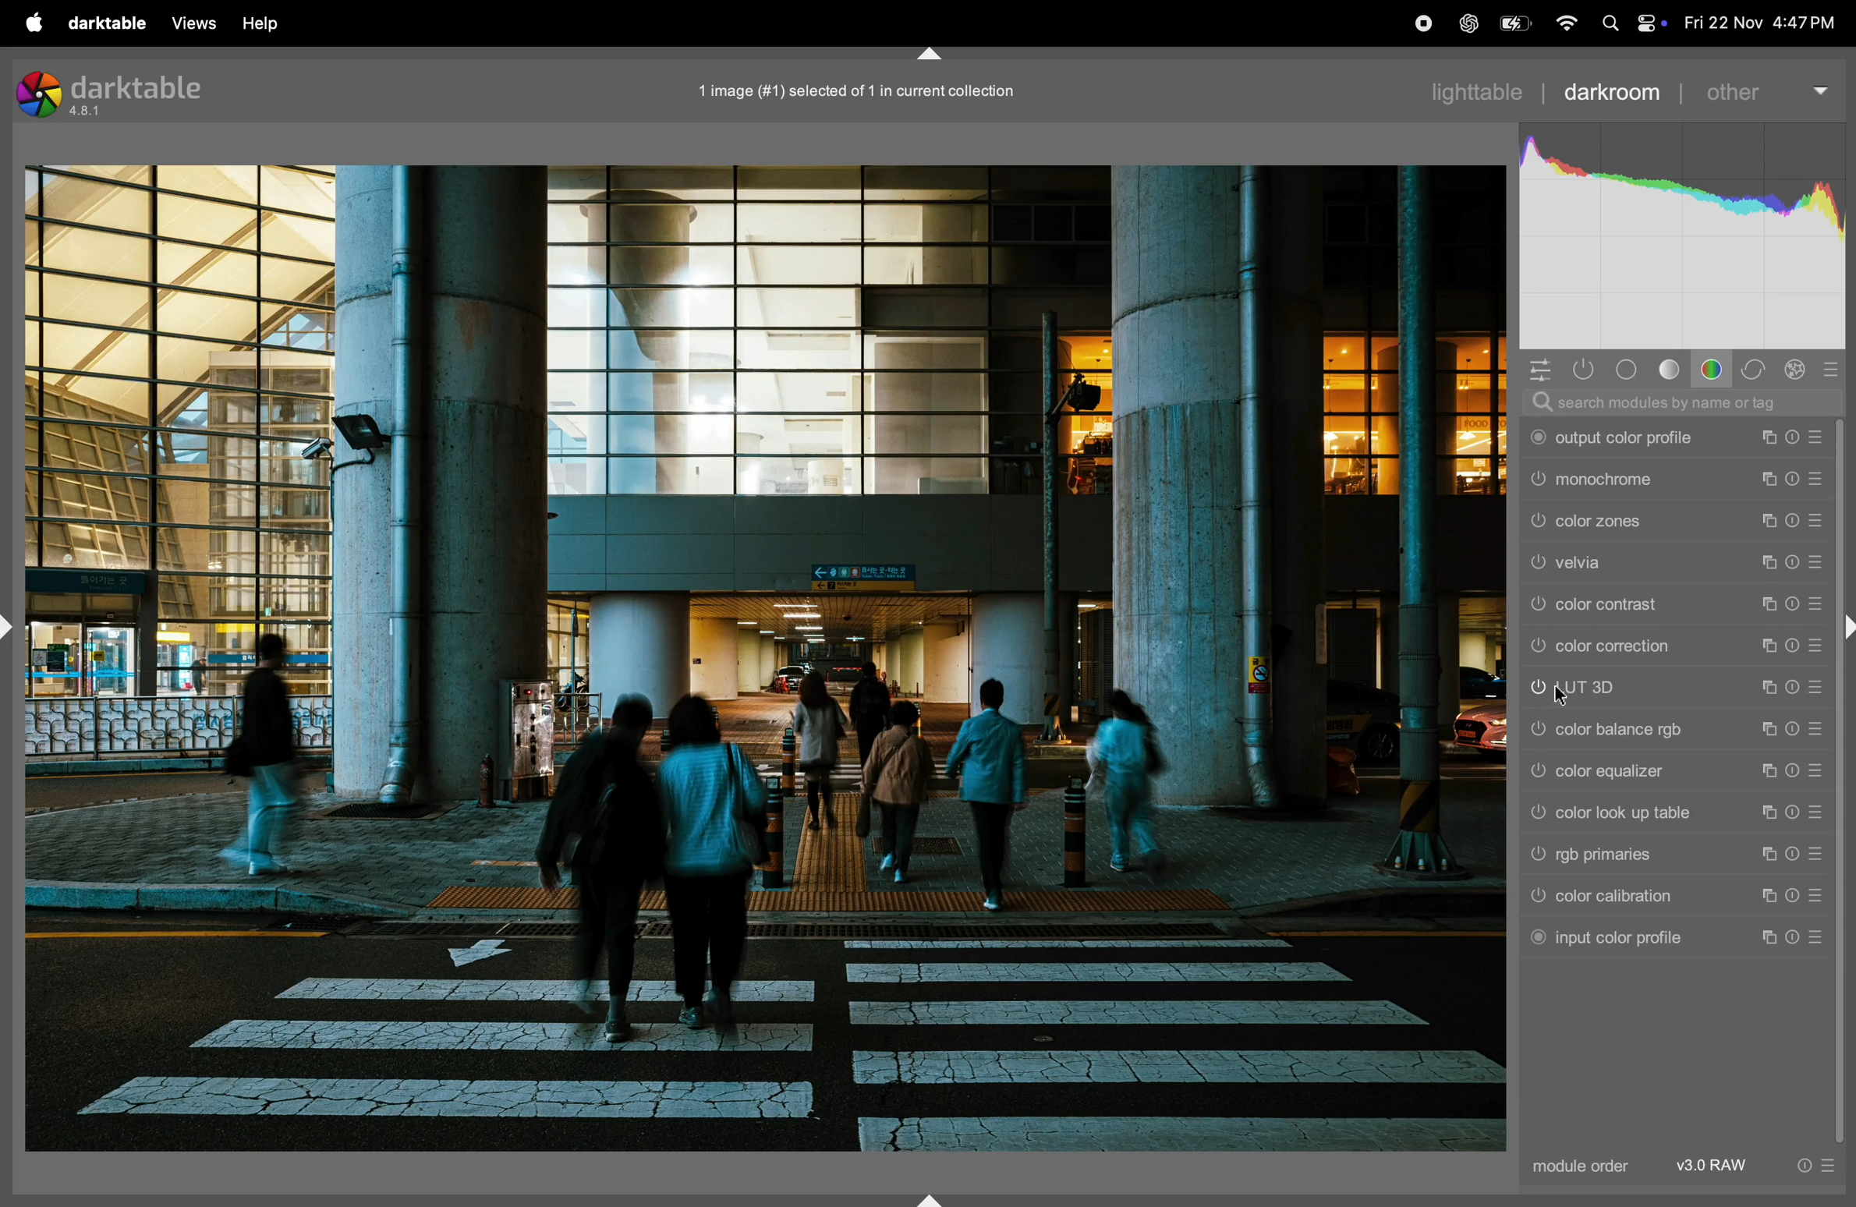 This screenshot has width=1856, height=1207. I want to click on multiple intance actions, so click(1767, 686).